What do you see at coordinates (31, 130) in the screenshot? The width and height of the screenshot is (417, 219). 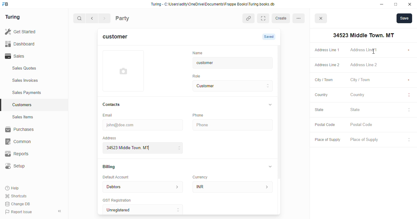 I see `Purchases` at bounding box center [31, 130].